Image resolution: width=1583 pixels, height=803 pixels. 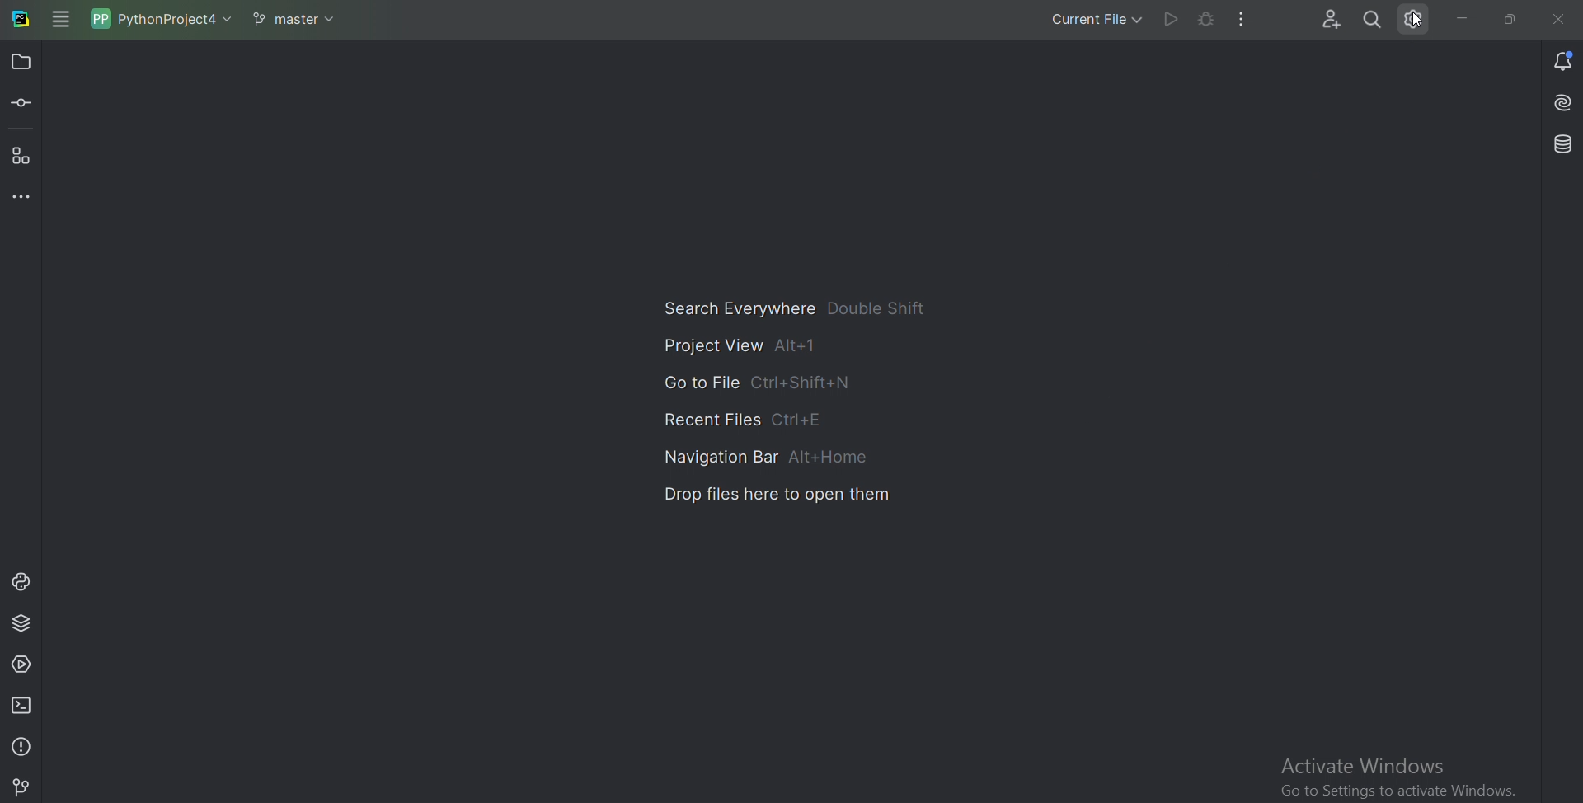 What do you see at coordinates (777, 494) in the screenshot?
I see `Drop files here to open them and shortcut key` at bounding box center [777, 494].